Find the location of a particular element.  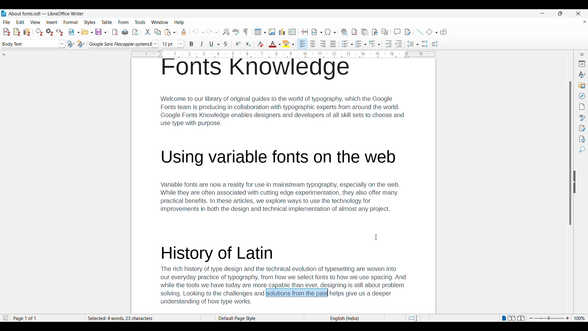

Current zoom factor is located at coordinates (579, 318).